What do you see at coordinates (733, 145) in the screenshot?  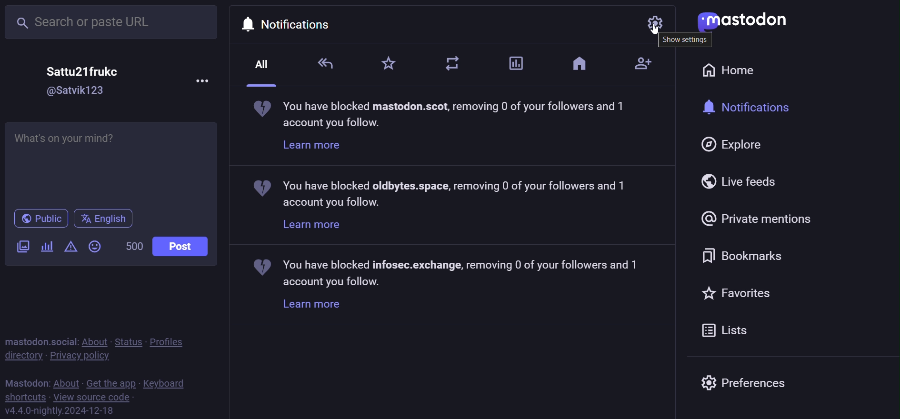 I see `explore` at bounding box center [733, 145].